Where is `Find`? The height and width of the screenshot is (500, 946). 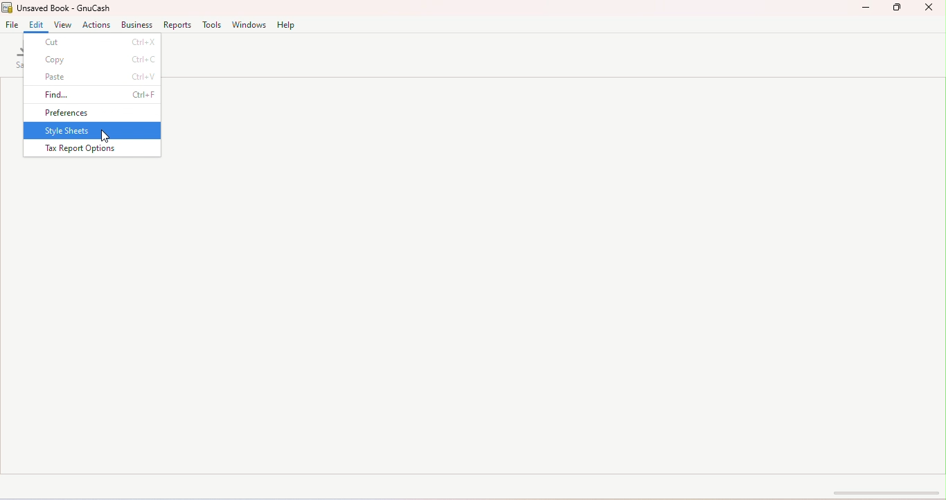
Find is located at coordinates (93, 96).